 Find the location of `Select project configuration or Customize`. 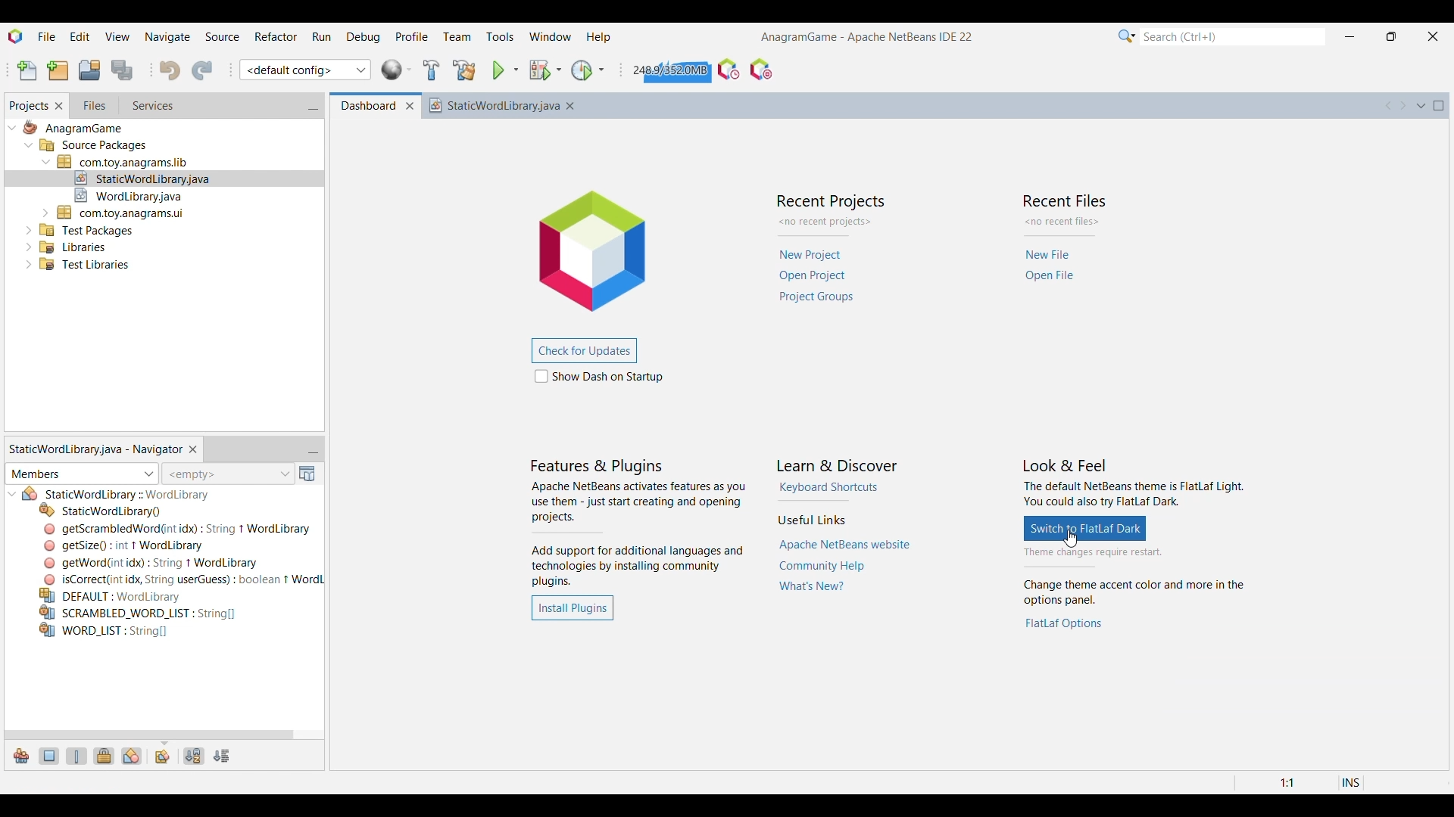

Select project configuration or Customize is located at coordinates (305, 70).